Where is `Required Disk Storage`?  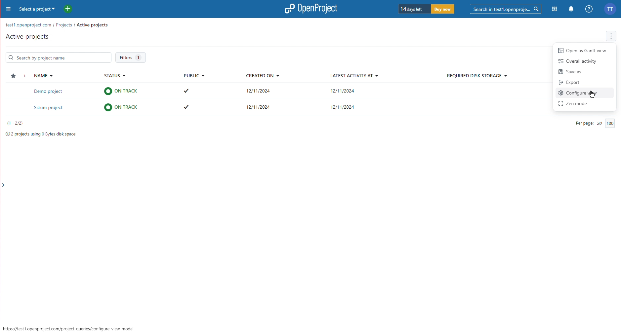
Required Disk Storage is located at coordinates (476, 76).